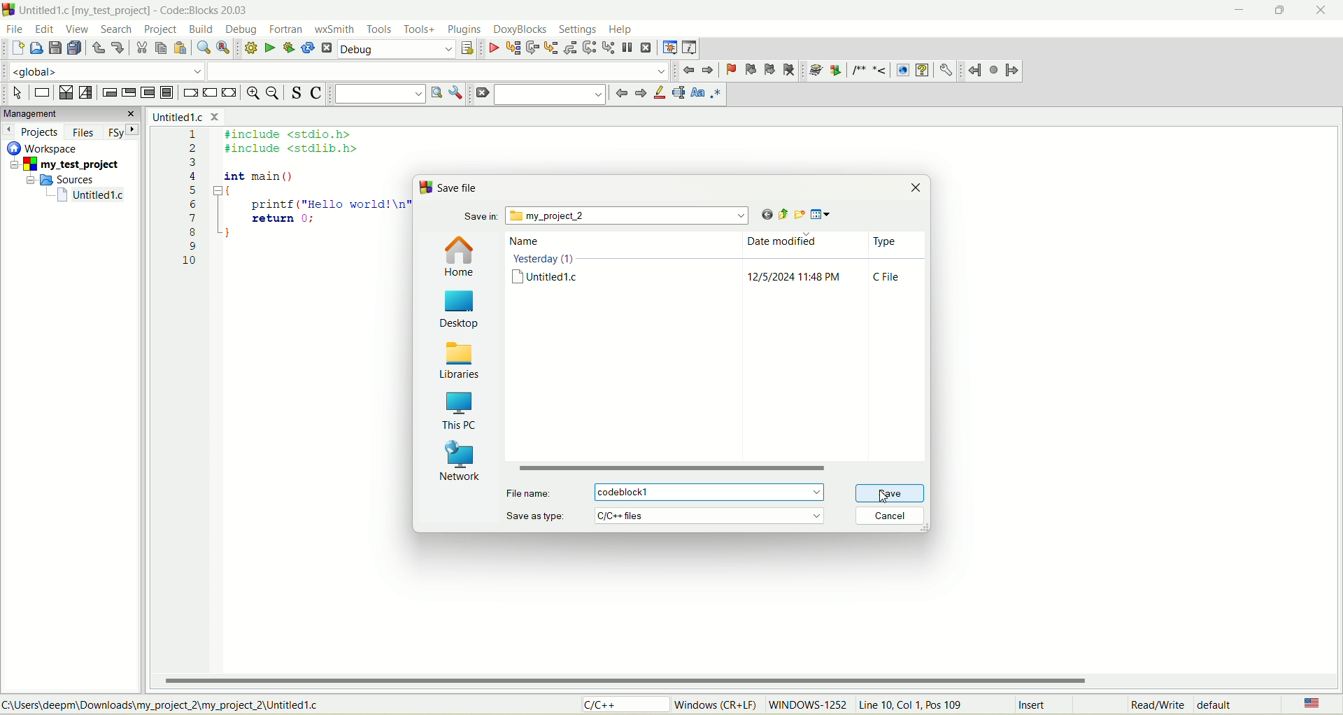 This screenshot has height=715, width=1343. What do you see at coordinates (13, 28) in the screenshot?
I see `file` at bounding box center [13, 28].